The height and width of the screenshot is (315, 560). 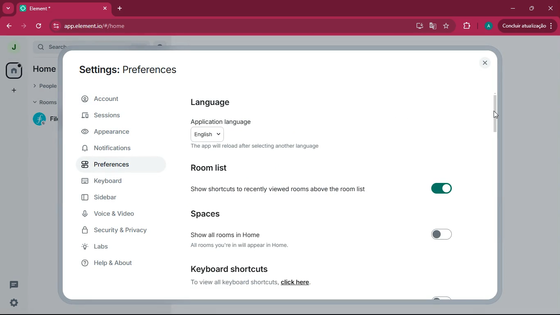 What do you see at coordinates (115, 231) in the screenshot?
I see `security & privacy` at bounding box center [115, 231].